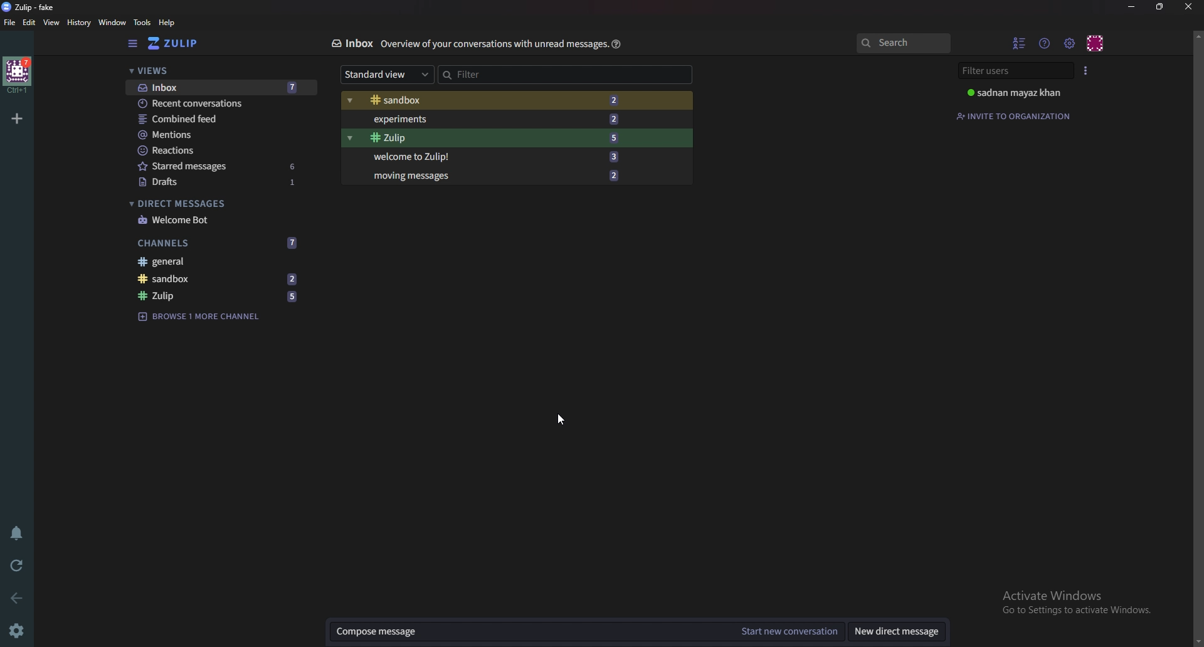  Describe the element at coordinates (17, 117) in the screenshot. I see `Add organization` at that location.